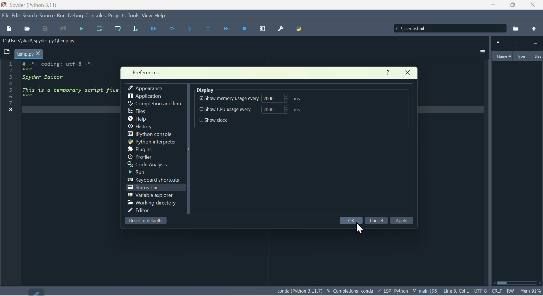  What do you see at coordinates (163, 17) in the screenshot?
I see `help` at bounding box center [163, 17].